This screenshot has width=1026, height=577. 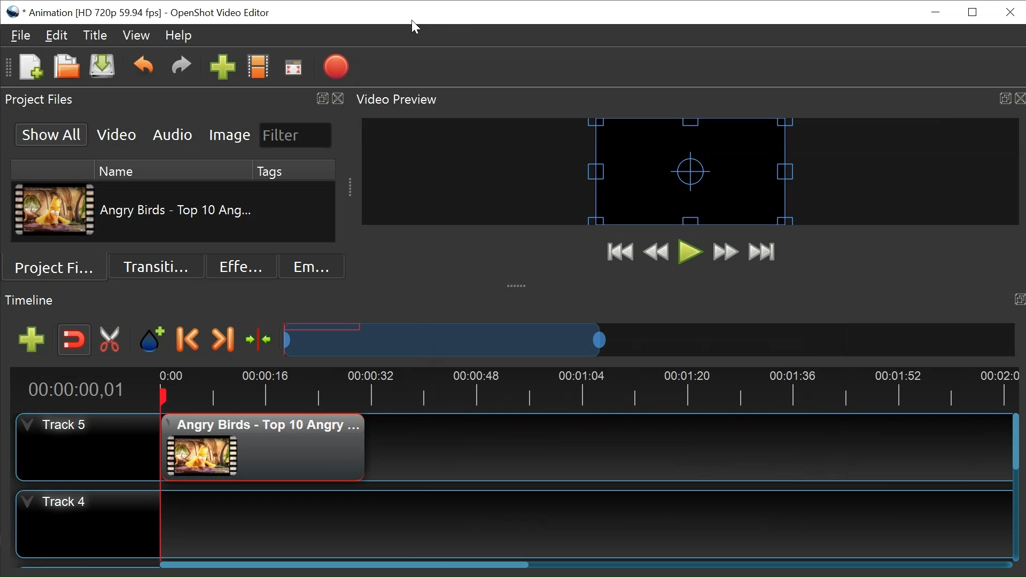 What do you see at coordinates (137, 37) in the screenshot?
I see `View` at bounding box center [137, 37].